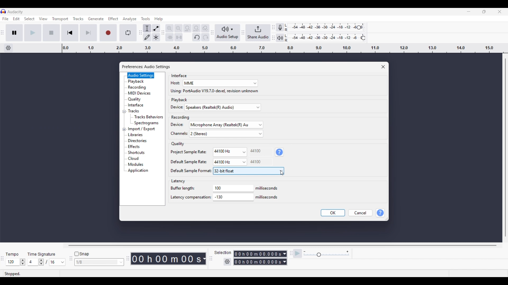 Image resolution: width=508 pixels, height=285 pixels. I want to click on Type in latency compensation, so click(233, 197).